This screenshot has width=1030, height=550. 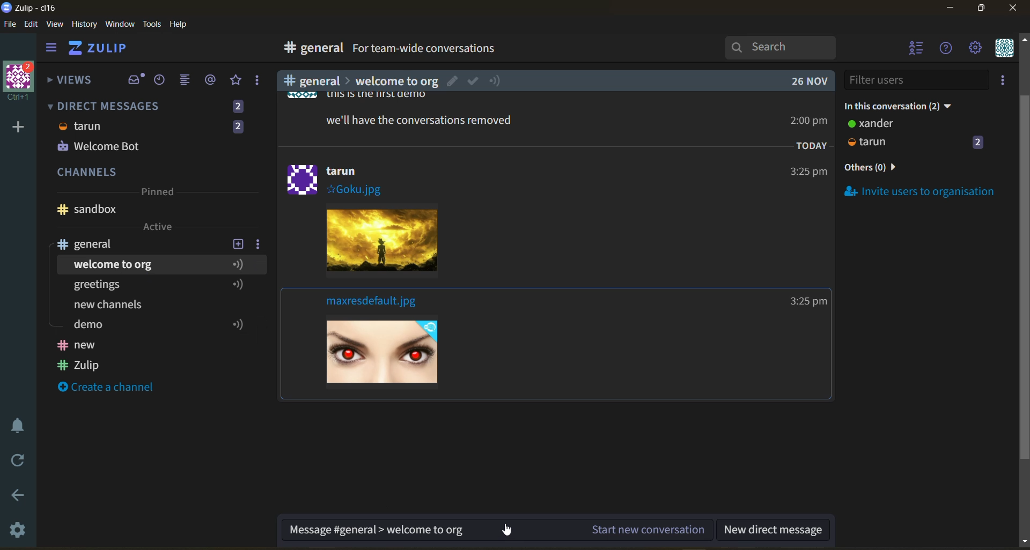 I want to click on topics, so click(x=155, y=263).